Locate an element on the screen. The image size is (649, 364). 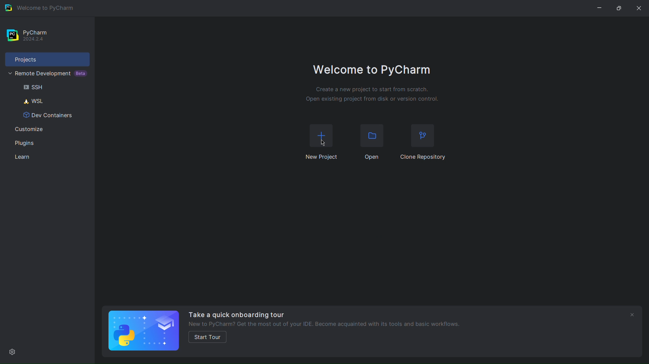
Customize is located at coordinates (47, 130).